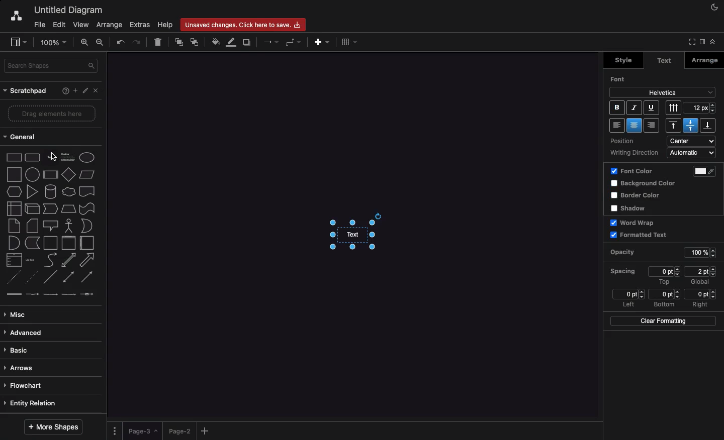 The width and height of the screenshot is (724, 440). I want to click on cloud, so click(69, 192).